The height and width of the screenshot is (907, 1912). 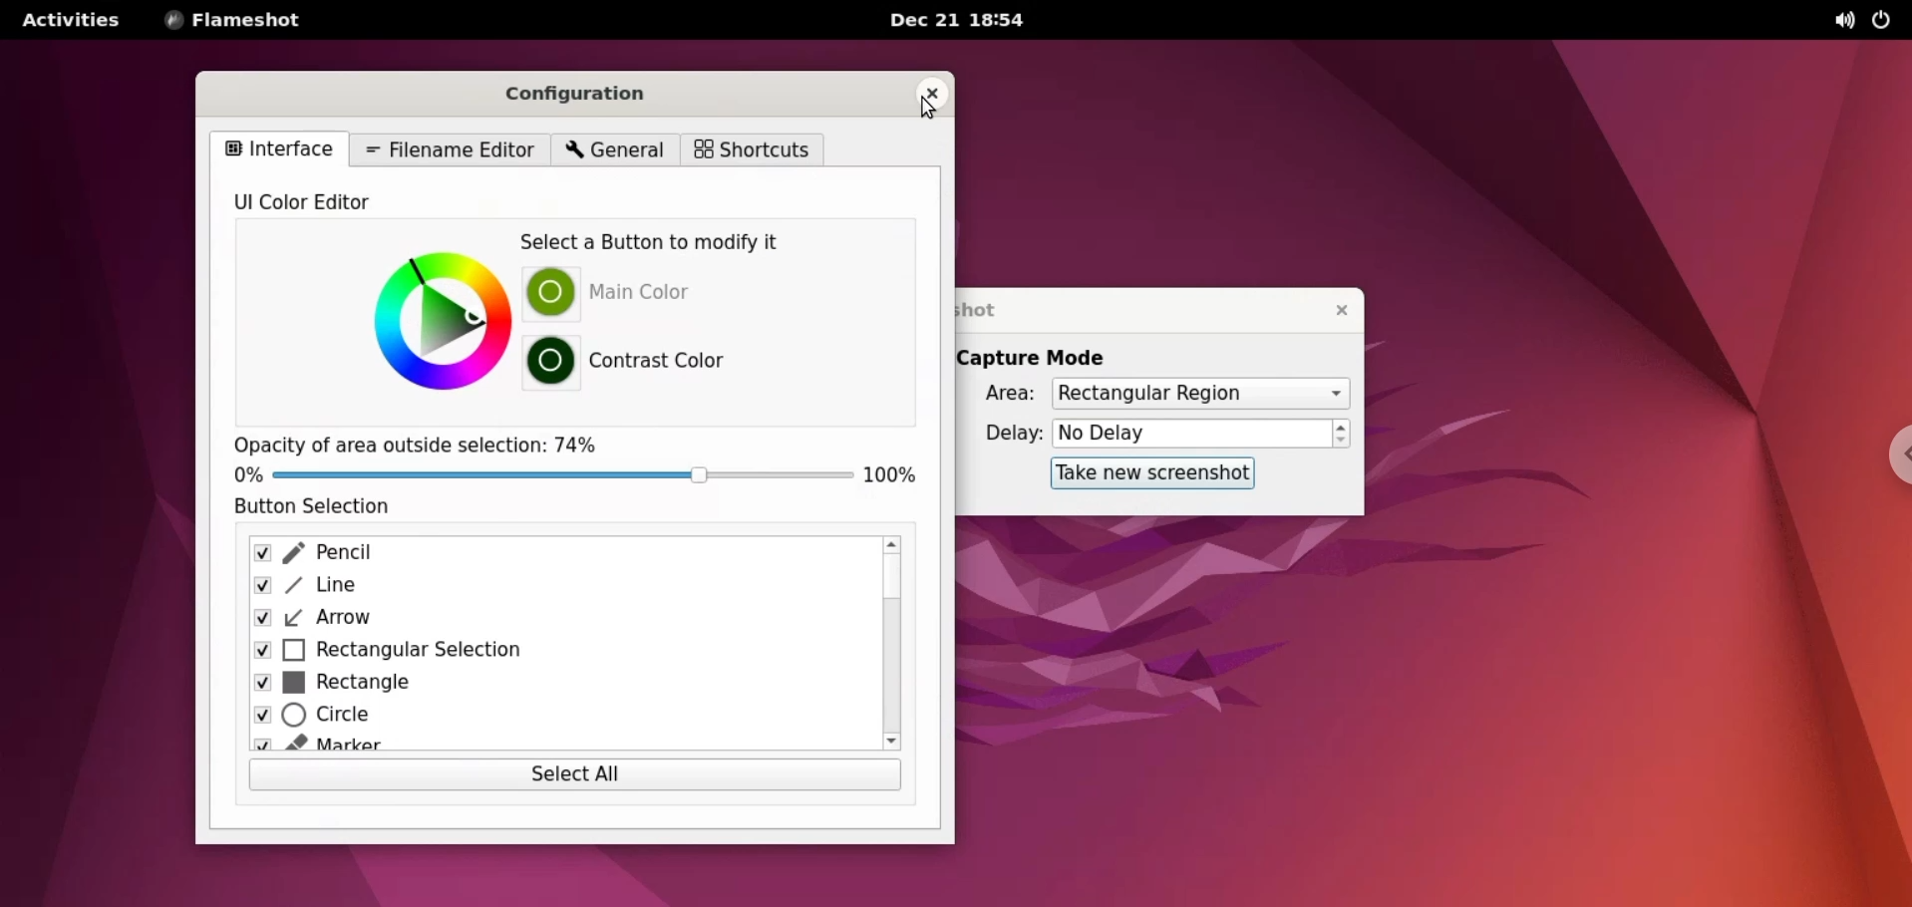 I want to click on increment or decrement delay , so click(x=1344, y=435).